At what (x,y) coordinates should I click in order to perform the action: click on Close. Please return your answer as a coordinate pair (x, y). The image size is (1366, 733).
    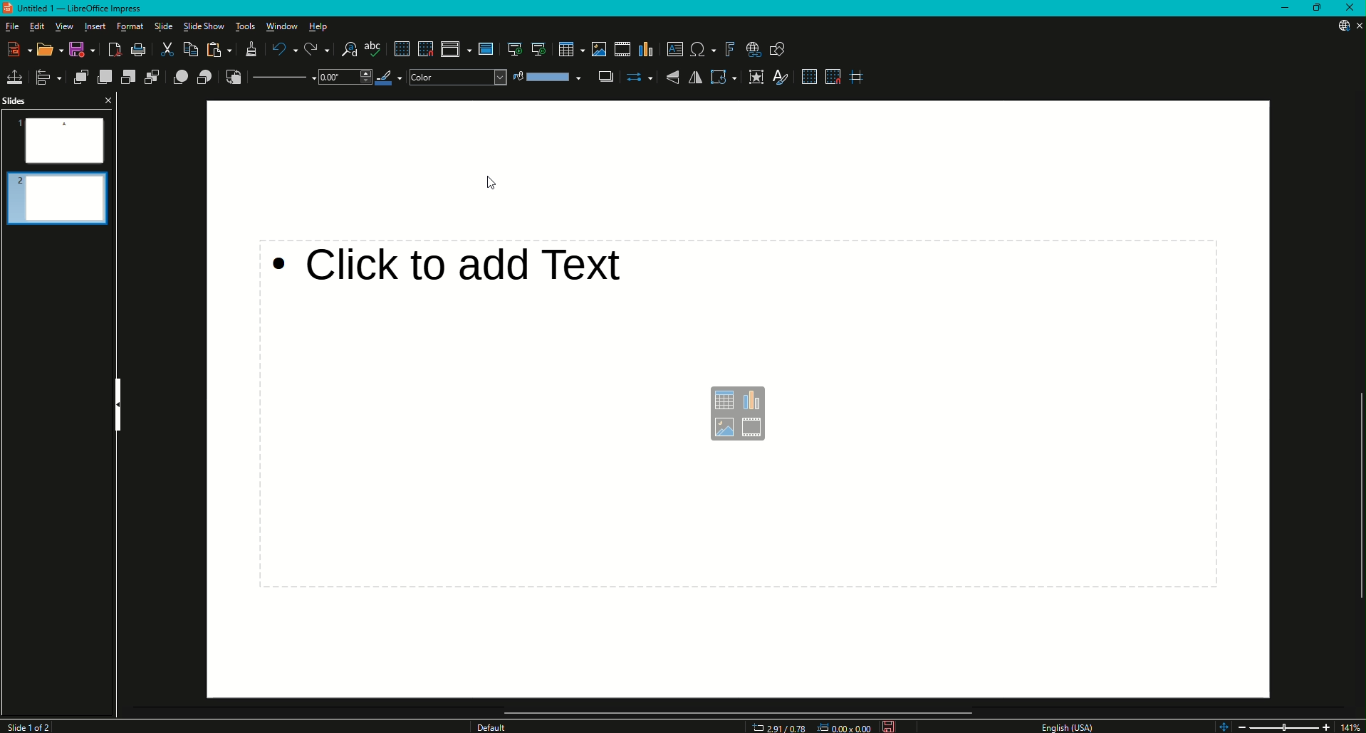
    Looking at the image, I should click on (108, 100).